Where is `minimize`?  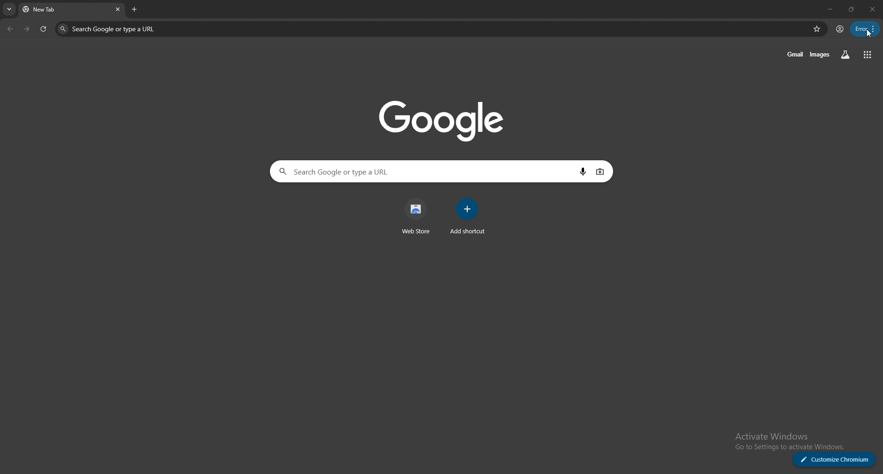
minimize is located at coordinates (828, 9).